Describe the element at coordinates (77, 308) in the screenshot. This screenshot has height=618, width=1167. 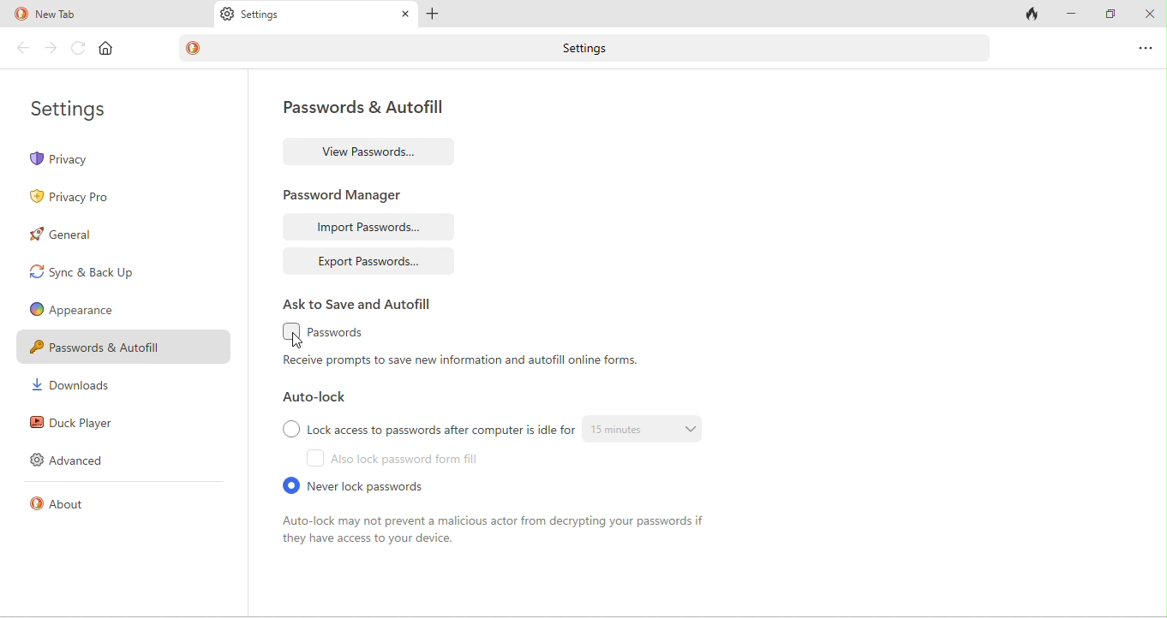
I see `appearance` at that location.